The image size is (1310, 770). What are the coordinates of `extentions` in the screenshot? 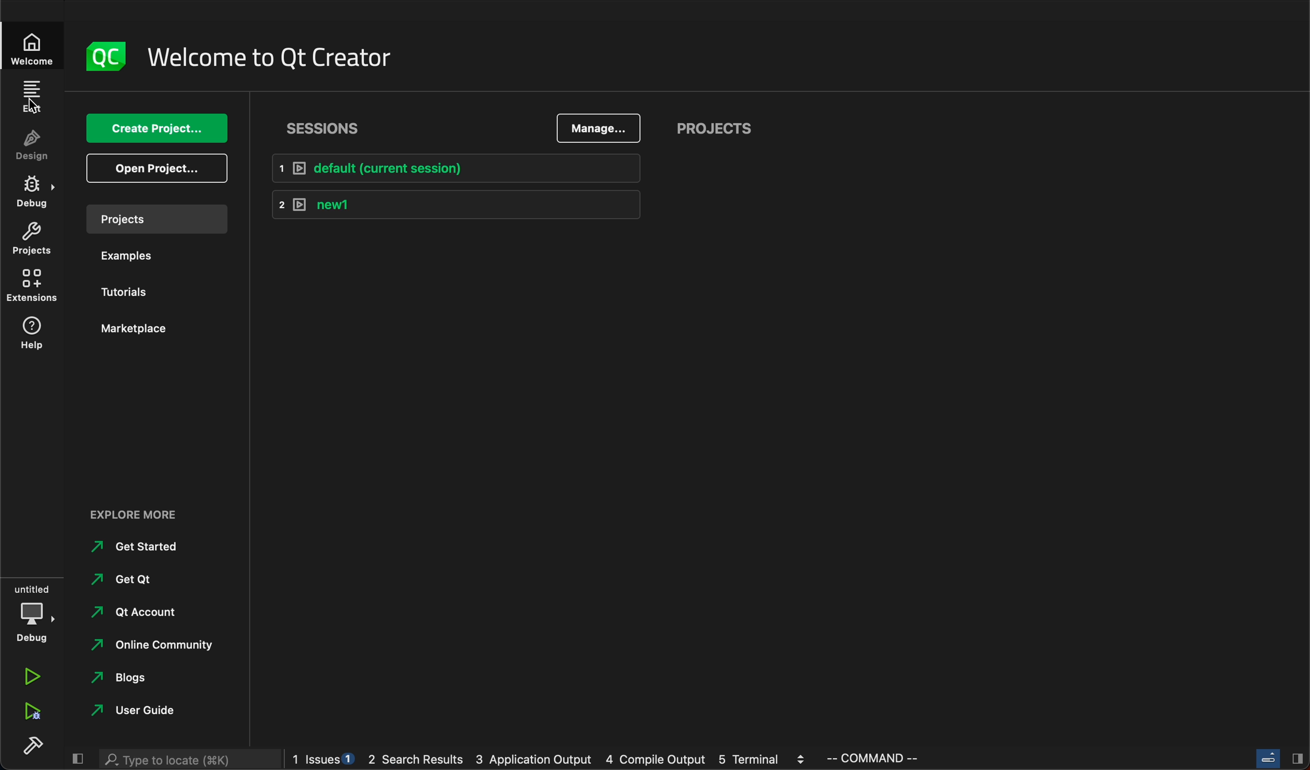 It's located at (32, 287).